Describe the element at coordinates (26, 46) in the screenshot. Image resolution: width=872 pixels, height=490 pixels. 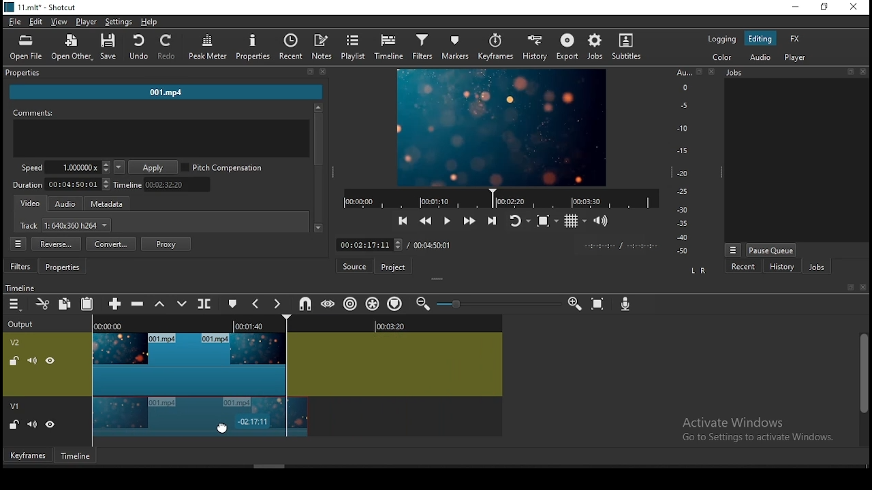
I see `open file` at that location.